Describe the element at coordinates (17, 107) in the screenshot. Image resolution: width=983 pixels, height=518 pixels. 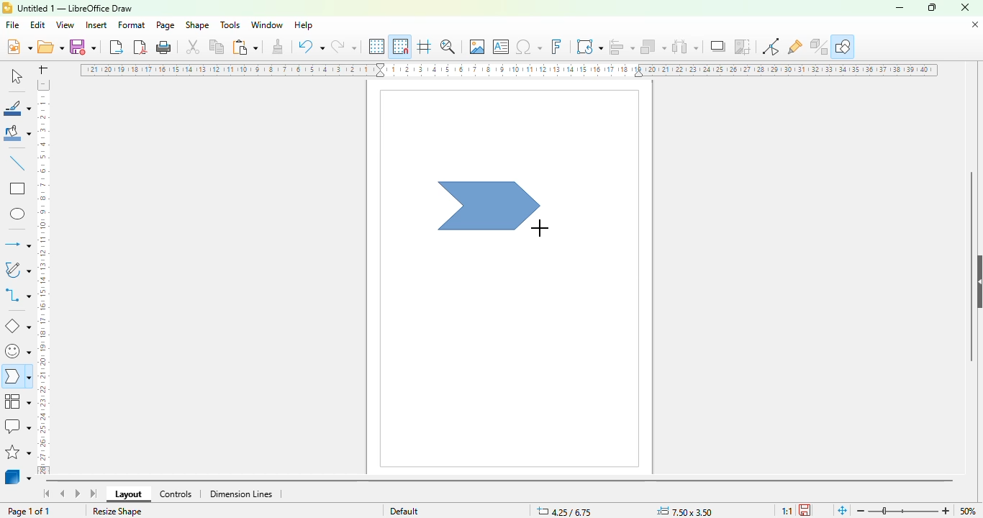
I see `line color` at that location.